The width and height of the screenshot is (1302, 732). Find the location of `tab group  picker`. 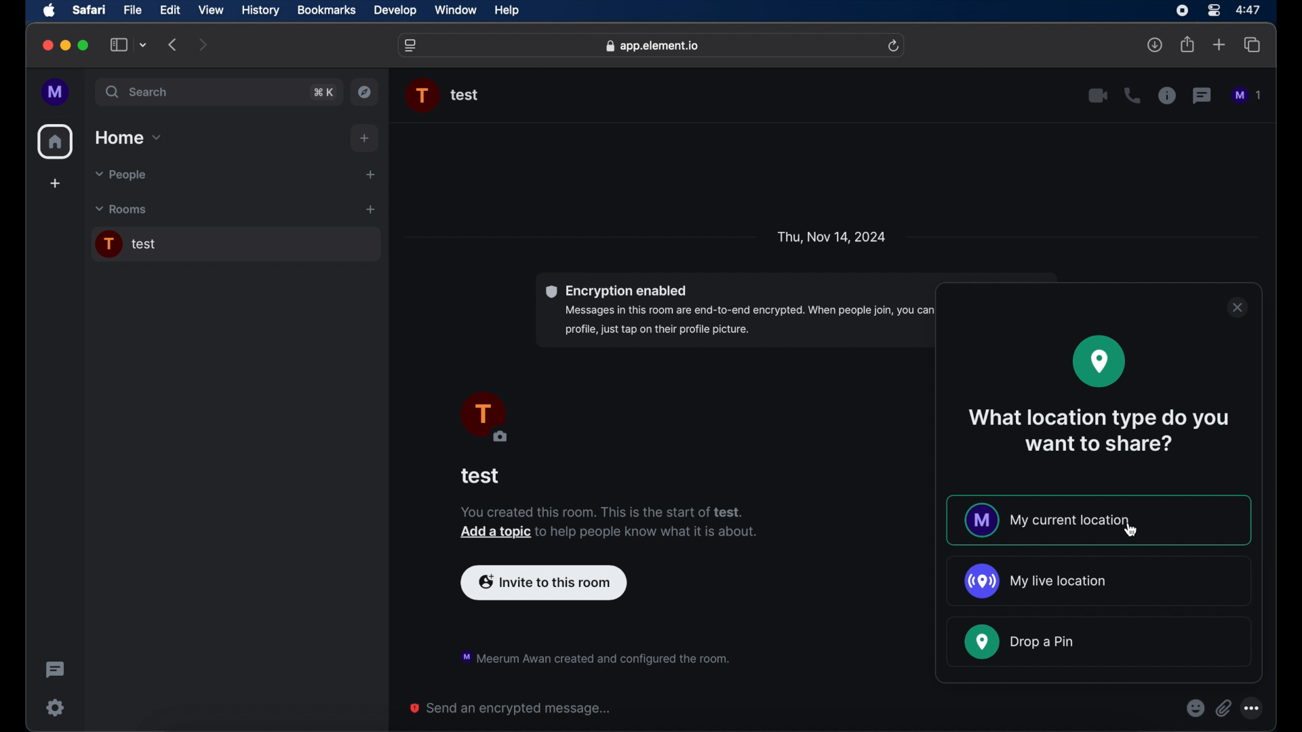

tab group  picker is located at coordinates (143, 45).